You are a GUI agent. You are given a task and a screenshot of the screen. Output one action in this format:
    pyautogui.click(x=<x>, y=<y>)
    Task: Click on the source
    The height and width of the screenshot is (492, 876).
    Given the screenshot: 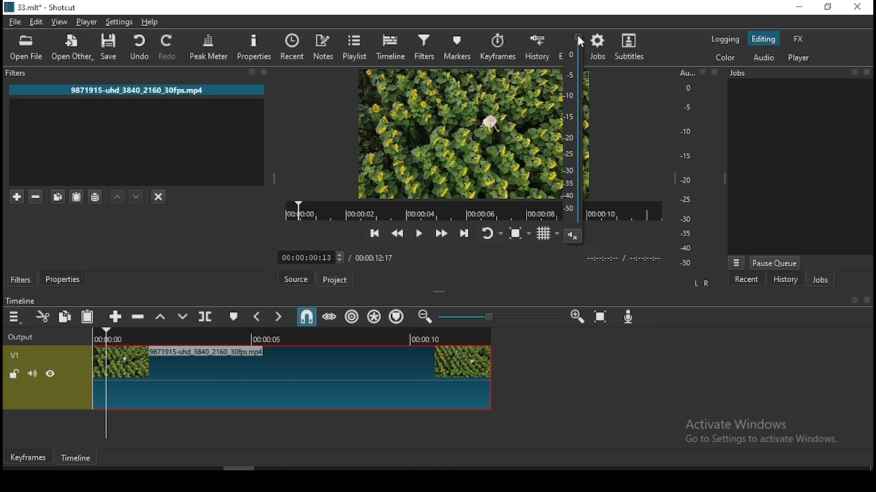 What is the action you would take?
    pyautogui.click(x=299, y=279)
    